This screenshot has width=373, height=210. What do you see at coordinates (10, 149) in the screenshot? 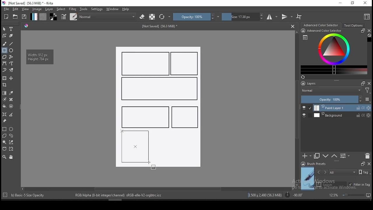
I see `magnetic curve selection tool` at bounding box center [10, 149].